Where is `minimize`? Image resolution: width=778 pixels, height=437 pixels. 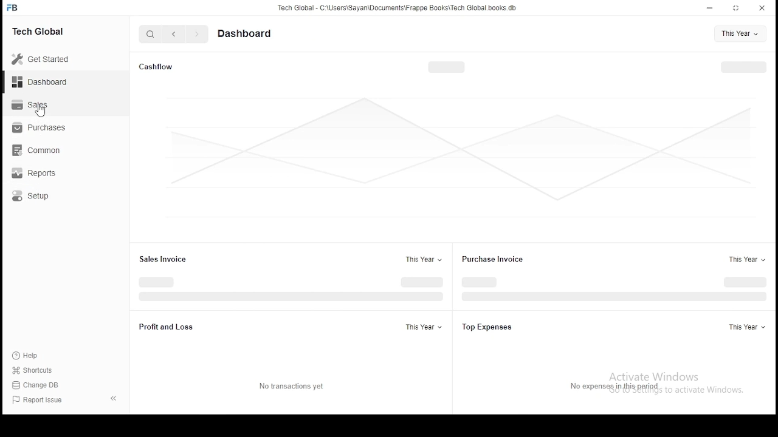 minimize is located at coordinates (711, 8).